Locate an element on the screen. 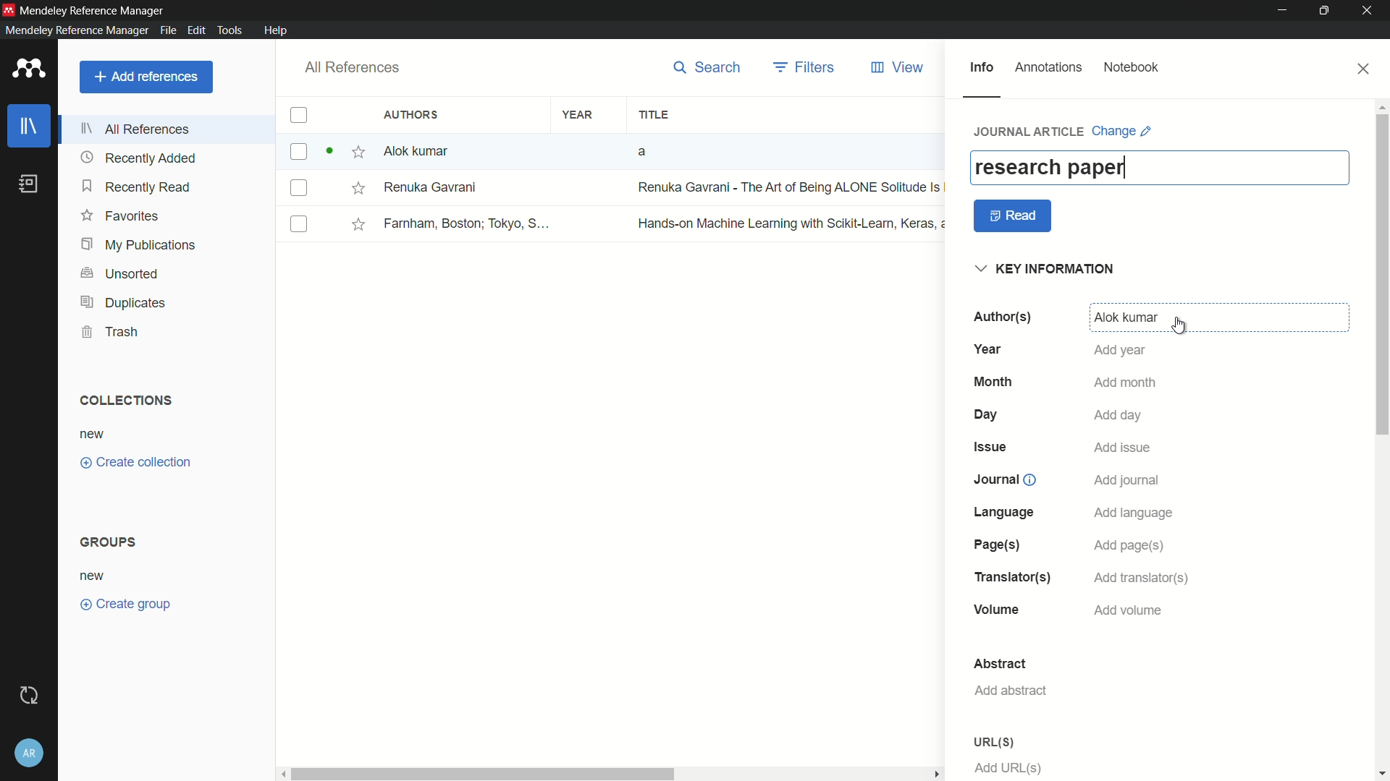  alok kumar is located at coordinates (1126, 318).